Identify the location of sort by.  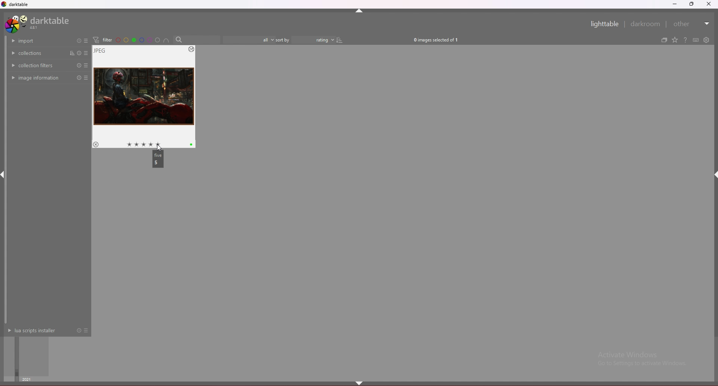
(283, 40).